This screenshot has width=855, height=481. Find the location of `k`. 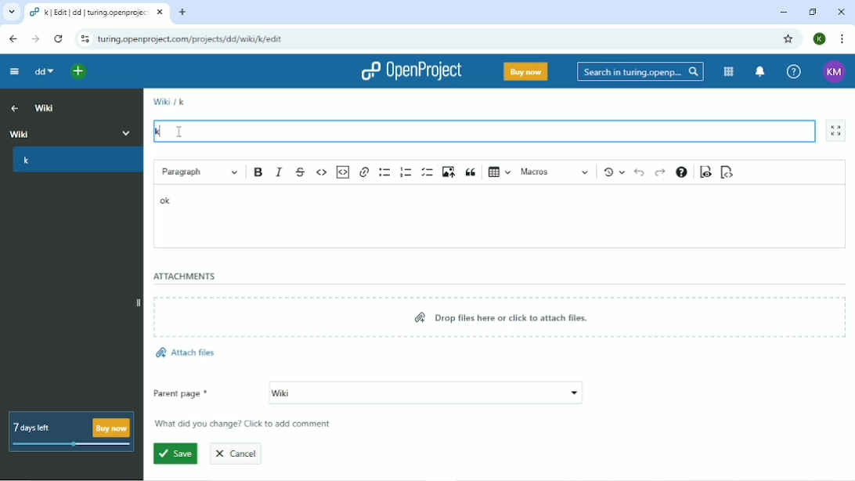

k is located at coordinates (157, 130).